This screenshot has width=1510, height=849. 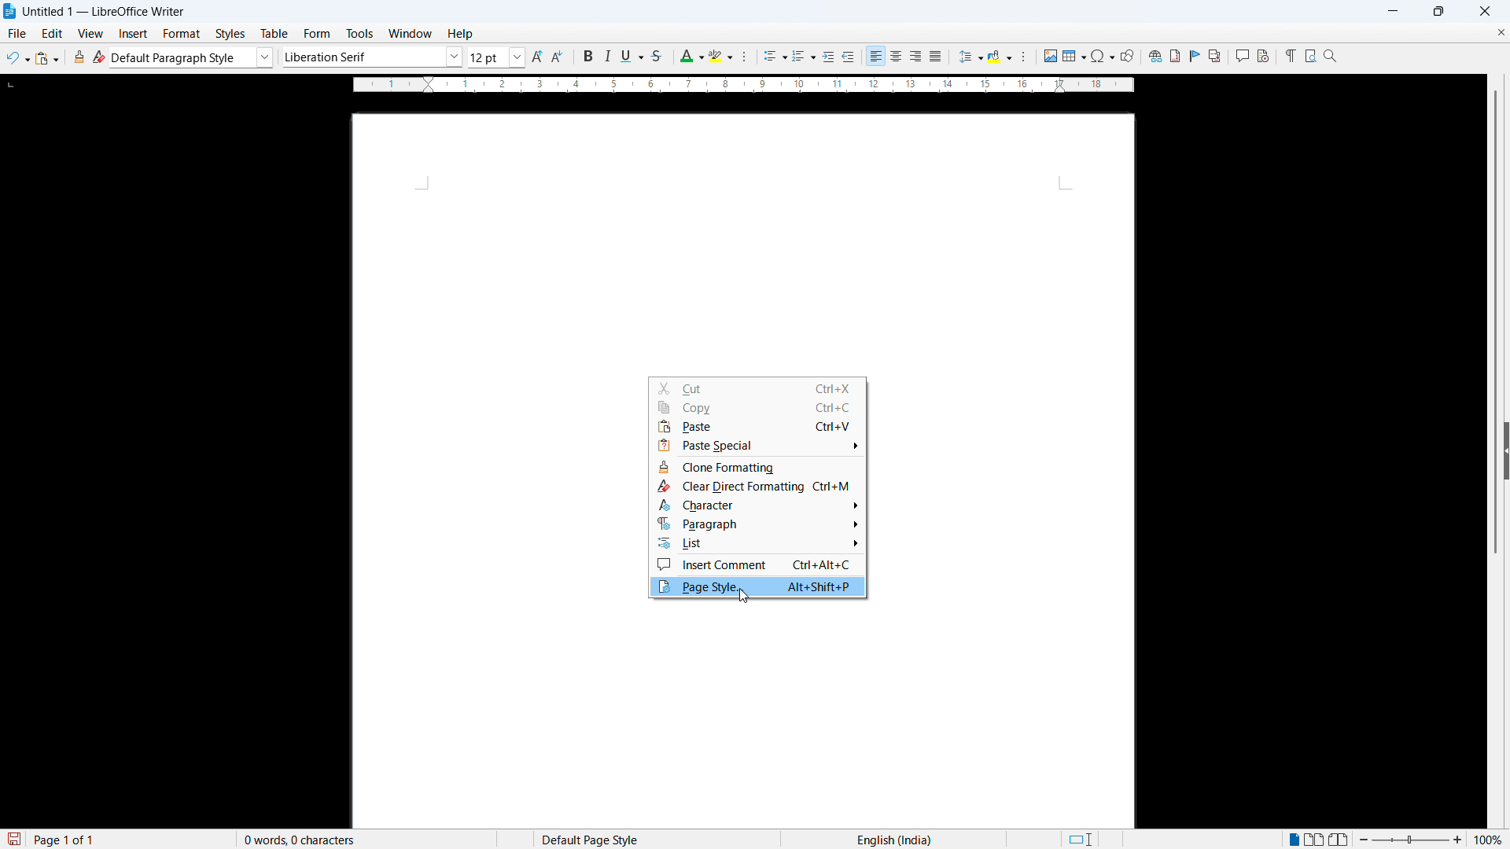 I want to click on Align left, so click(x=876, y=57).